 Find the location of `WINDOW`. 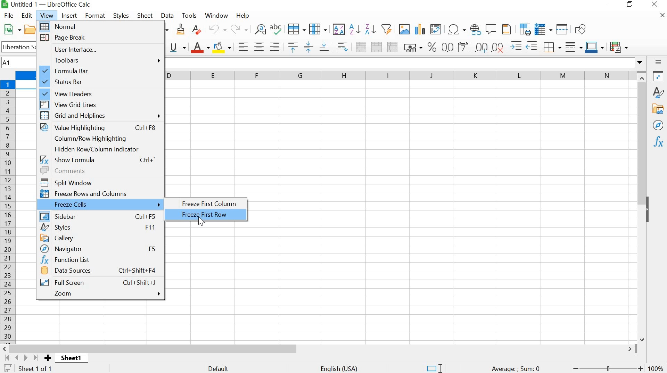

WINDOW is located at coordinates (217, 15).